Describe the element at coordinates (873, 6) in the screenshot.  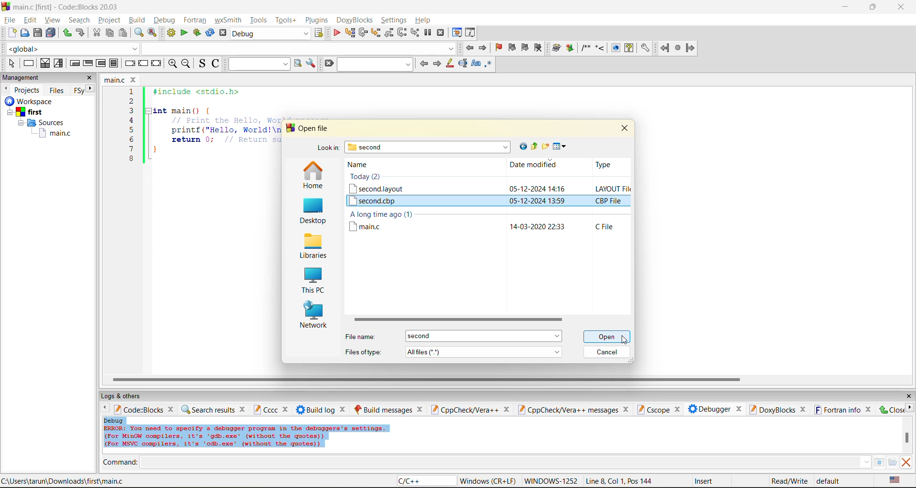
I see `resize` at that location.